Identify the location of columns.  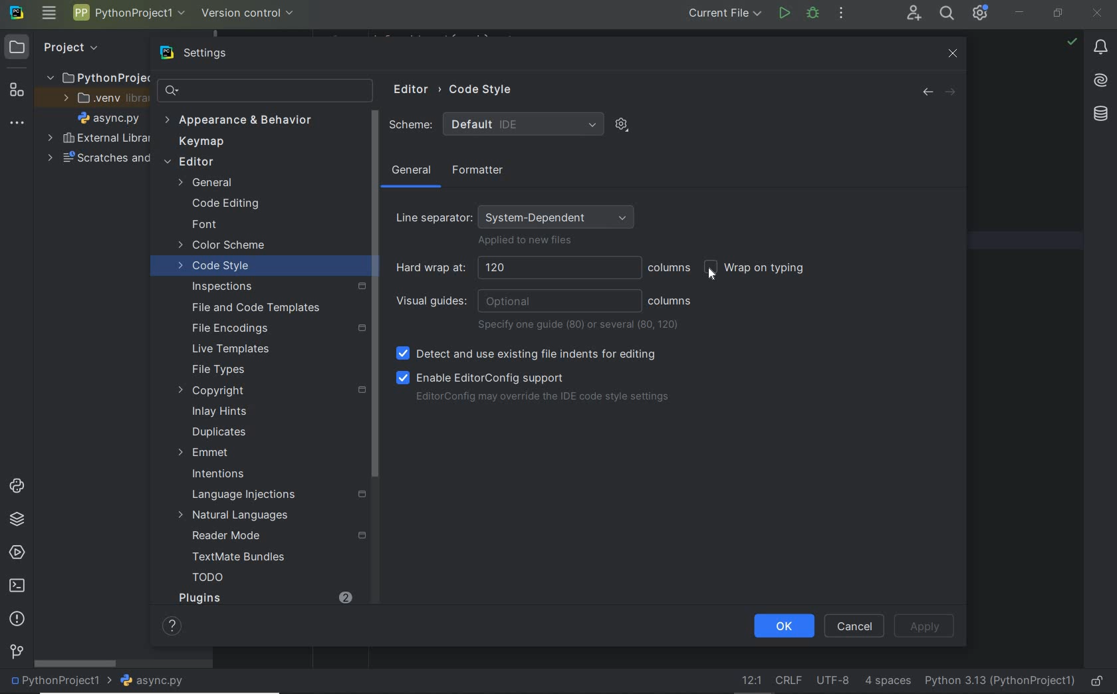
(670, 268).